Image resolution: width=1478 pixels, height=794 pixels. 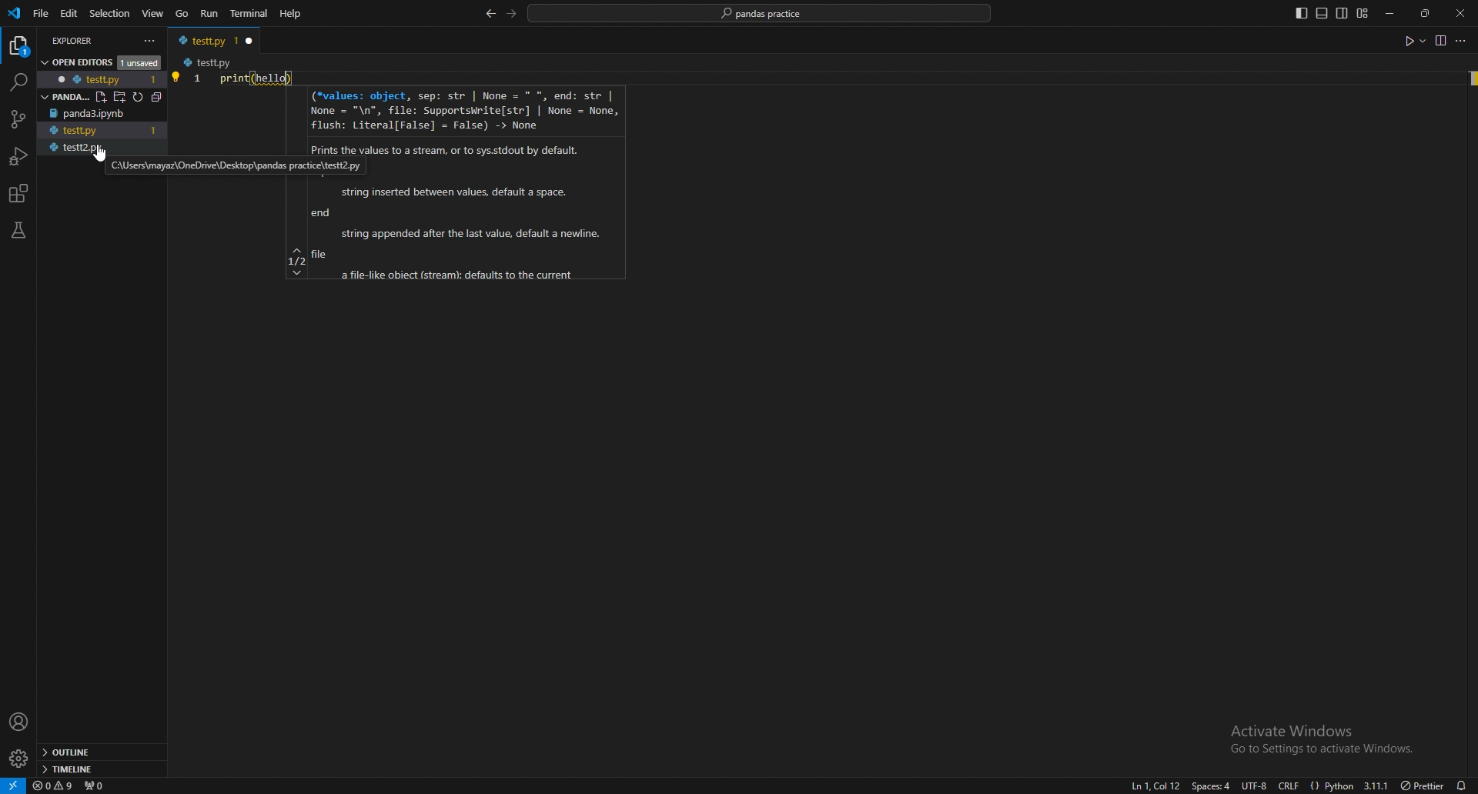 What do you see at coordinates (19, 194) in the screenshot?
I see `extensions` at bounding box center [19, 194].